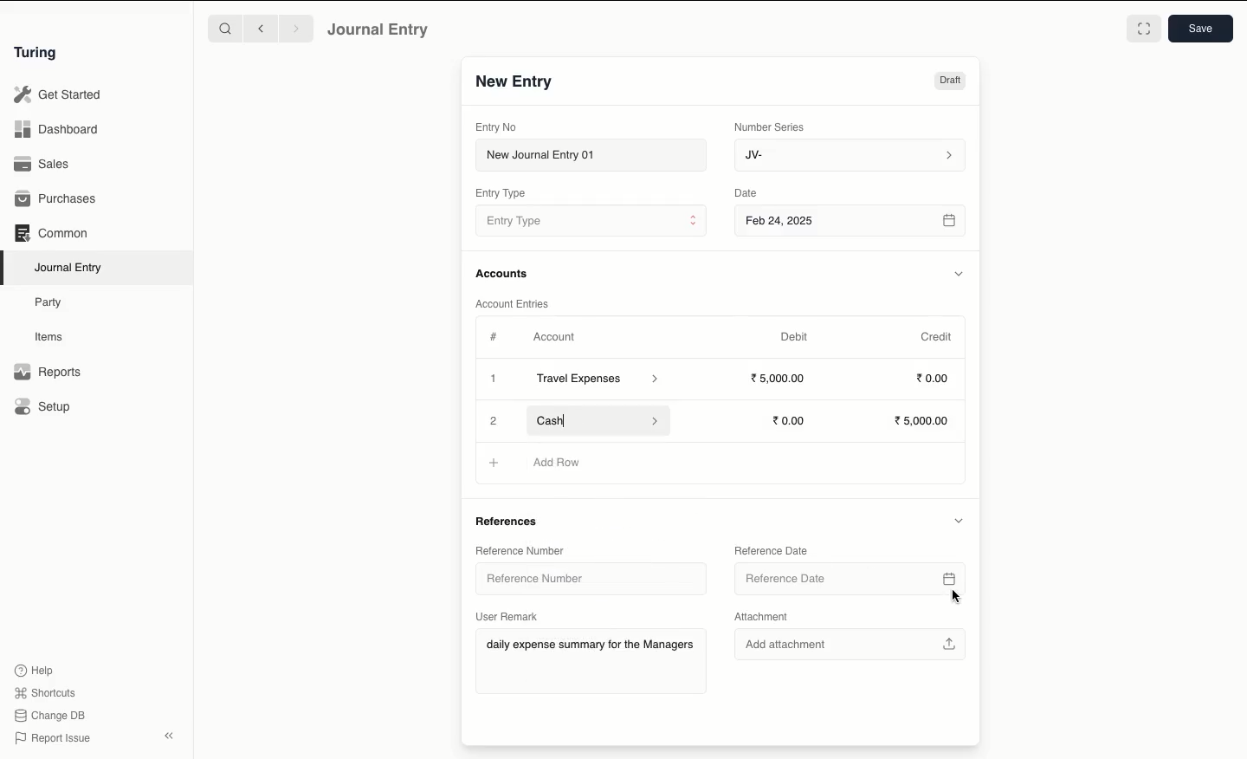 The width and height of the screenshot is (1247, 759). I want to click on Add Row, so click(558, 462).